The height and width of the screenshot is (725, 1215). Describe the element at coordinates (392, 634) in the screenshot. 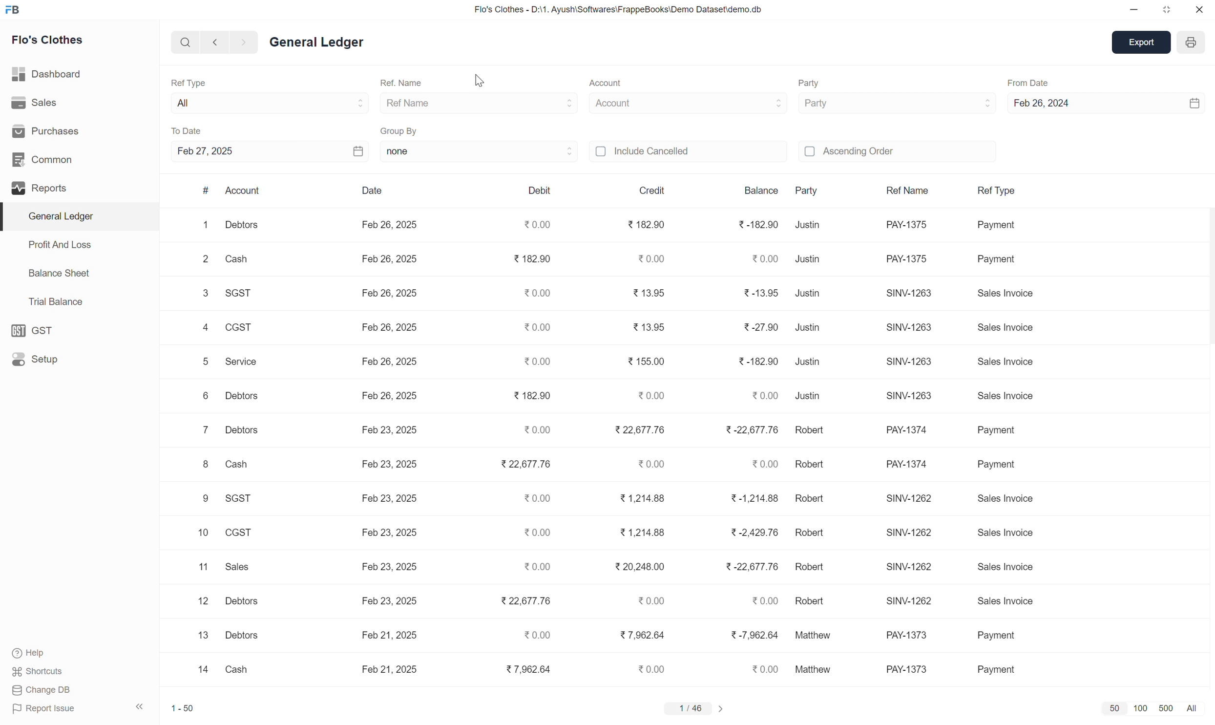

I see `feb 26, 2025` at that location.